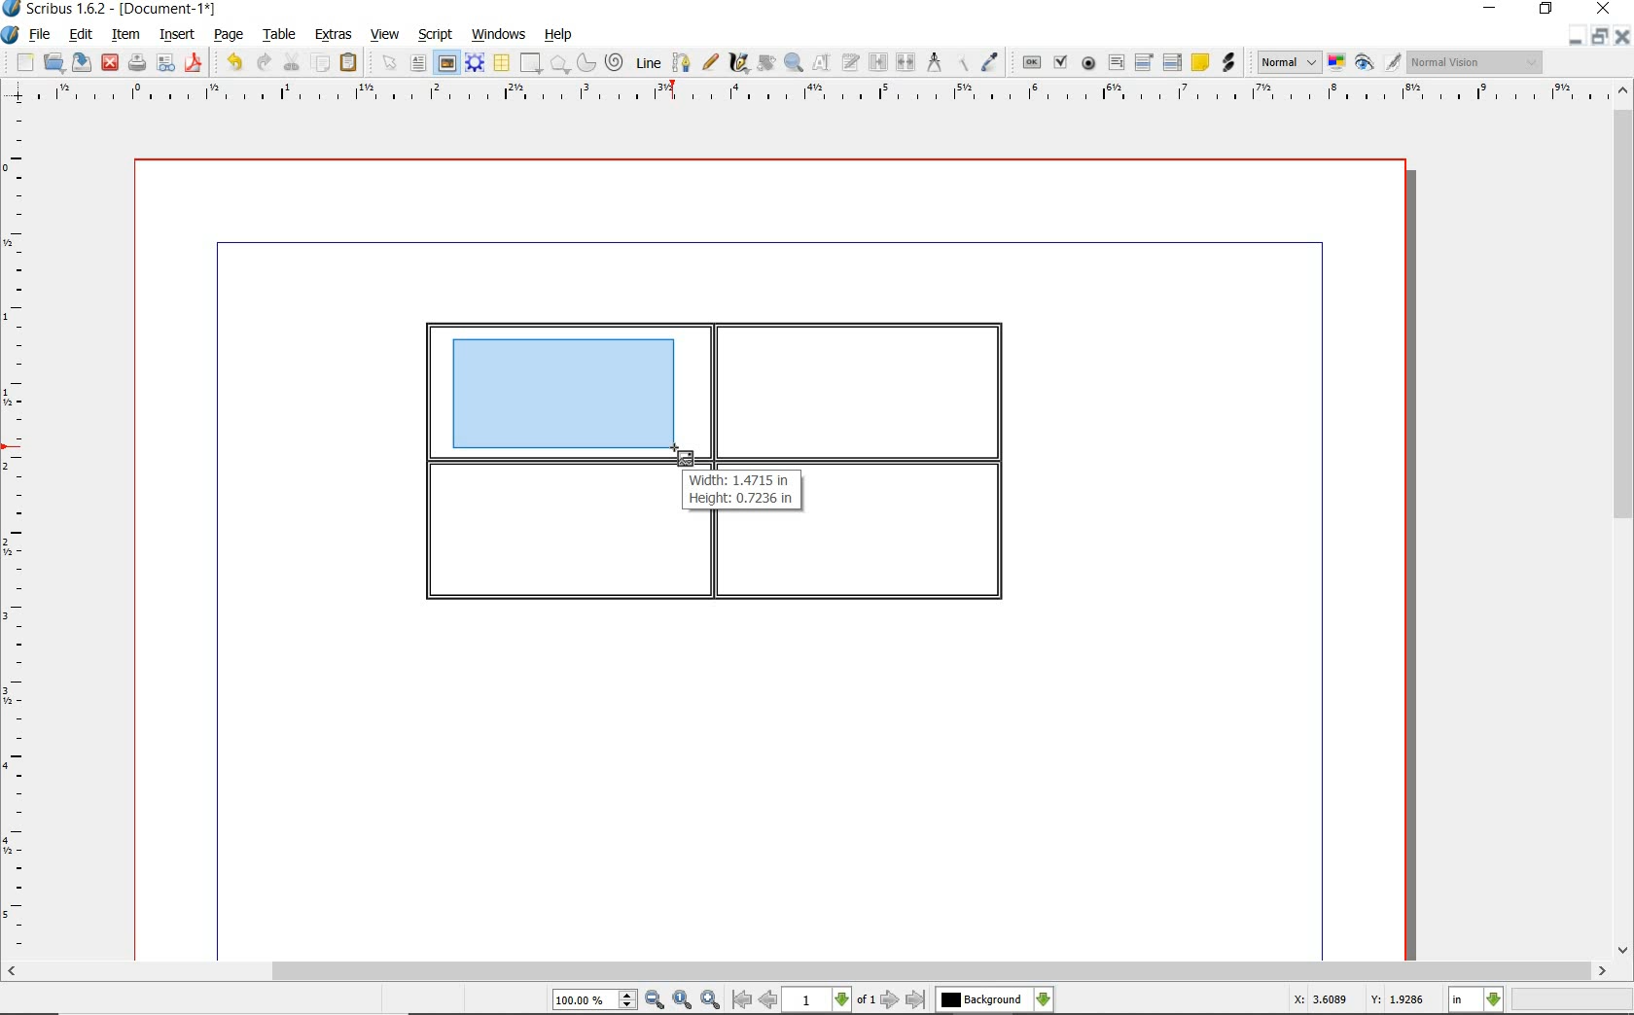 This screenshot has height=1015, width=1634. Describe the element at coordinates (1365, 64) in the screenshot. I see `preview mode` at that location.